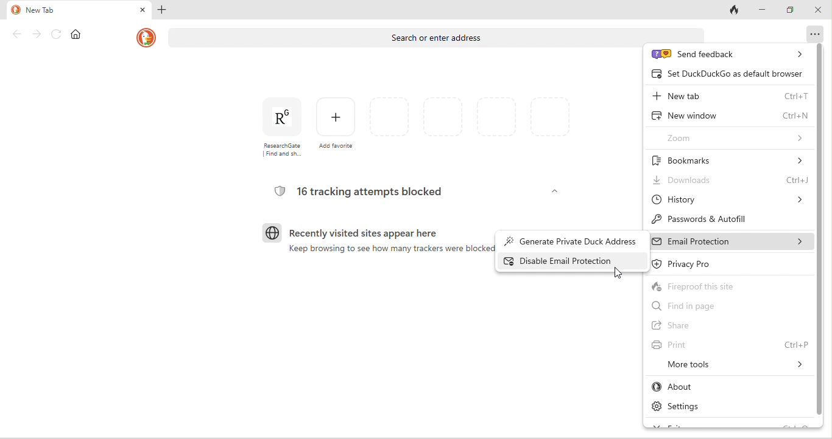 This screenshot has width=832, height=439. Describe the element at coordinates (730, 366) in the screenshot. I see `more tools` at that location.